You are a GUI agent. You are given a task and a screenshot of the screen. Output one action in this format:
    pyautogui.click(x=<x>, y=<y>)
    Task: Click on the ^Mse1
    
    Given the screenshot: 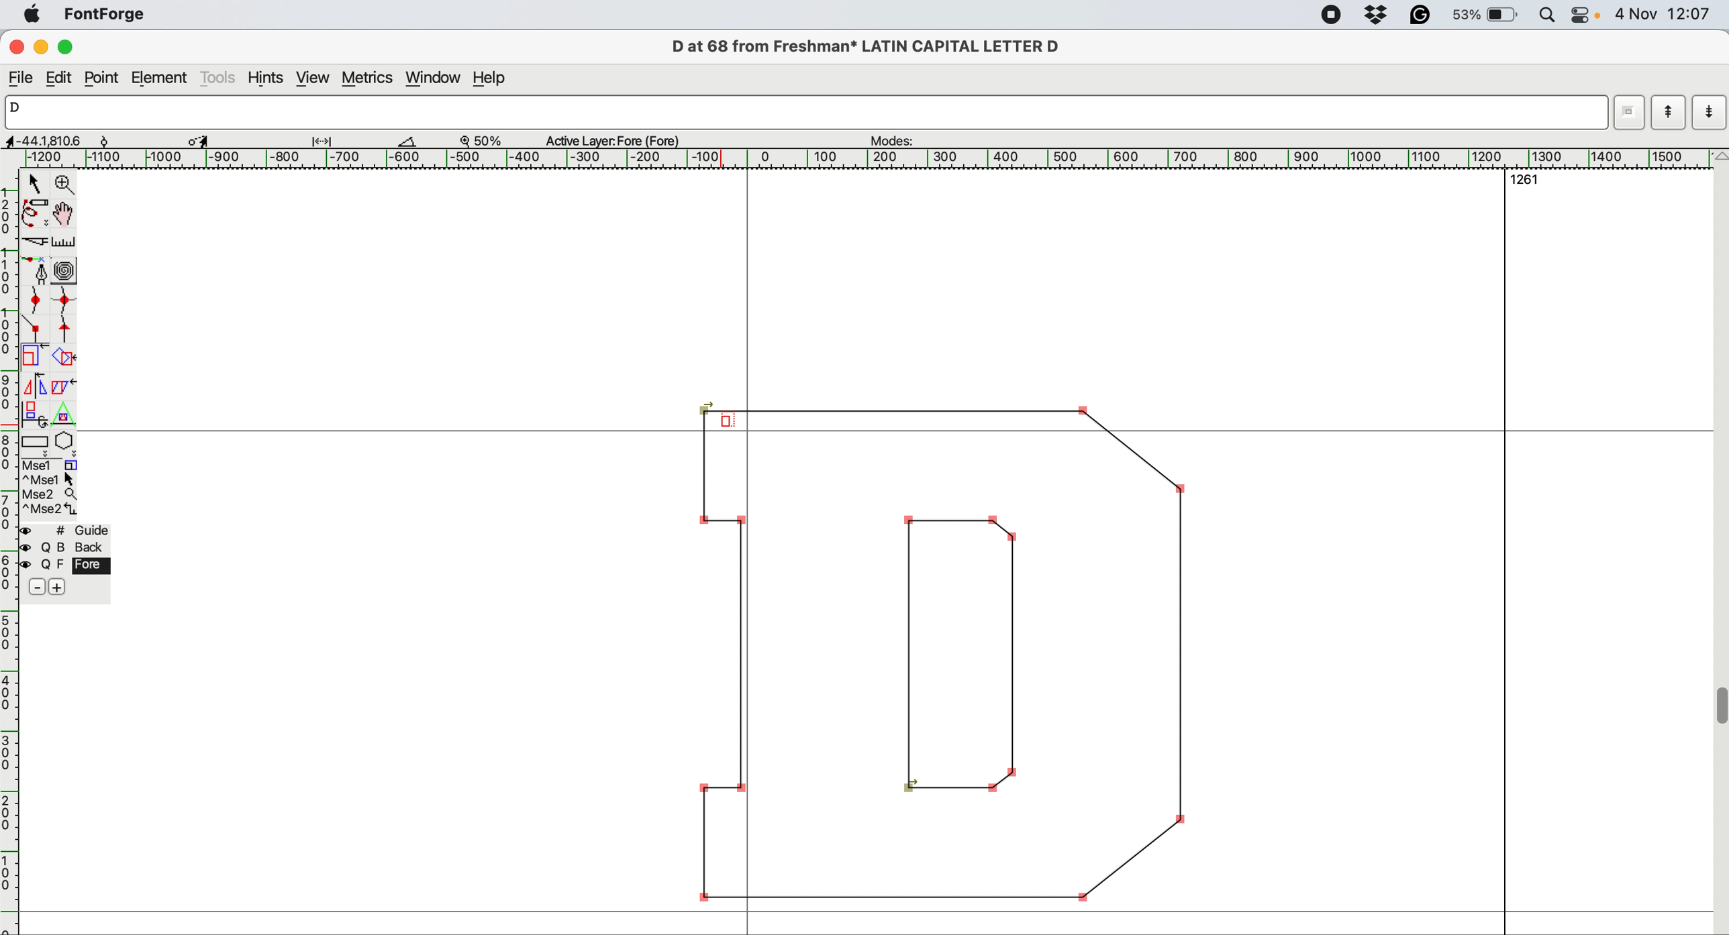 What is the action you would take?
    pyautogui.click(x=52, y=479)
    